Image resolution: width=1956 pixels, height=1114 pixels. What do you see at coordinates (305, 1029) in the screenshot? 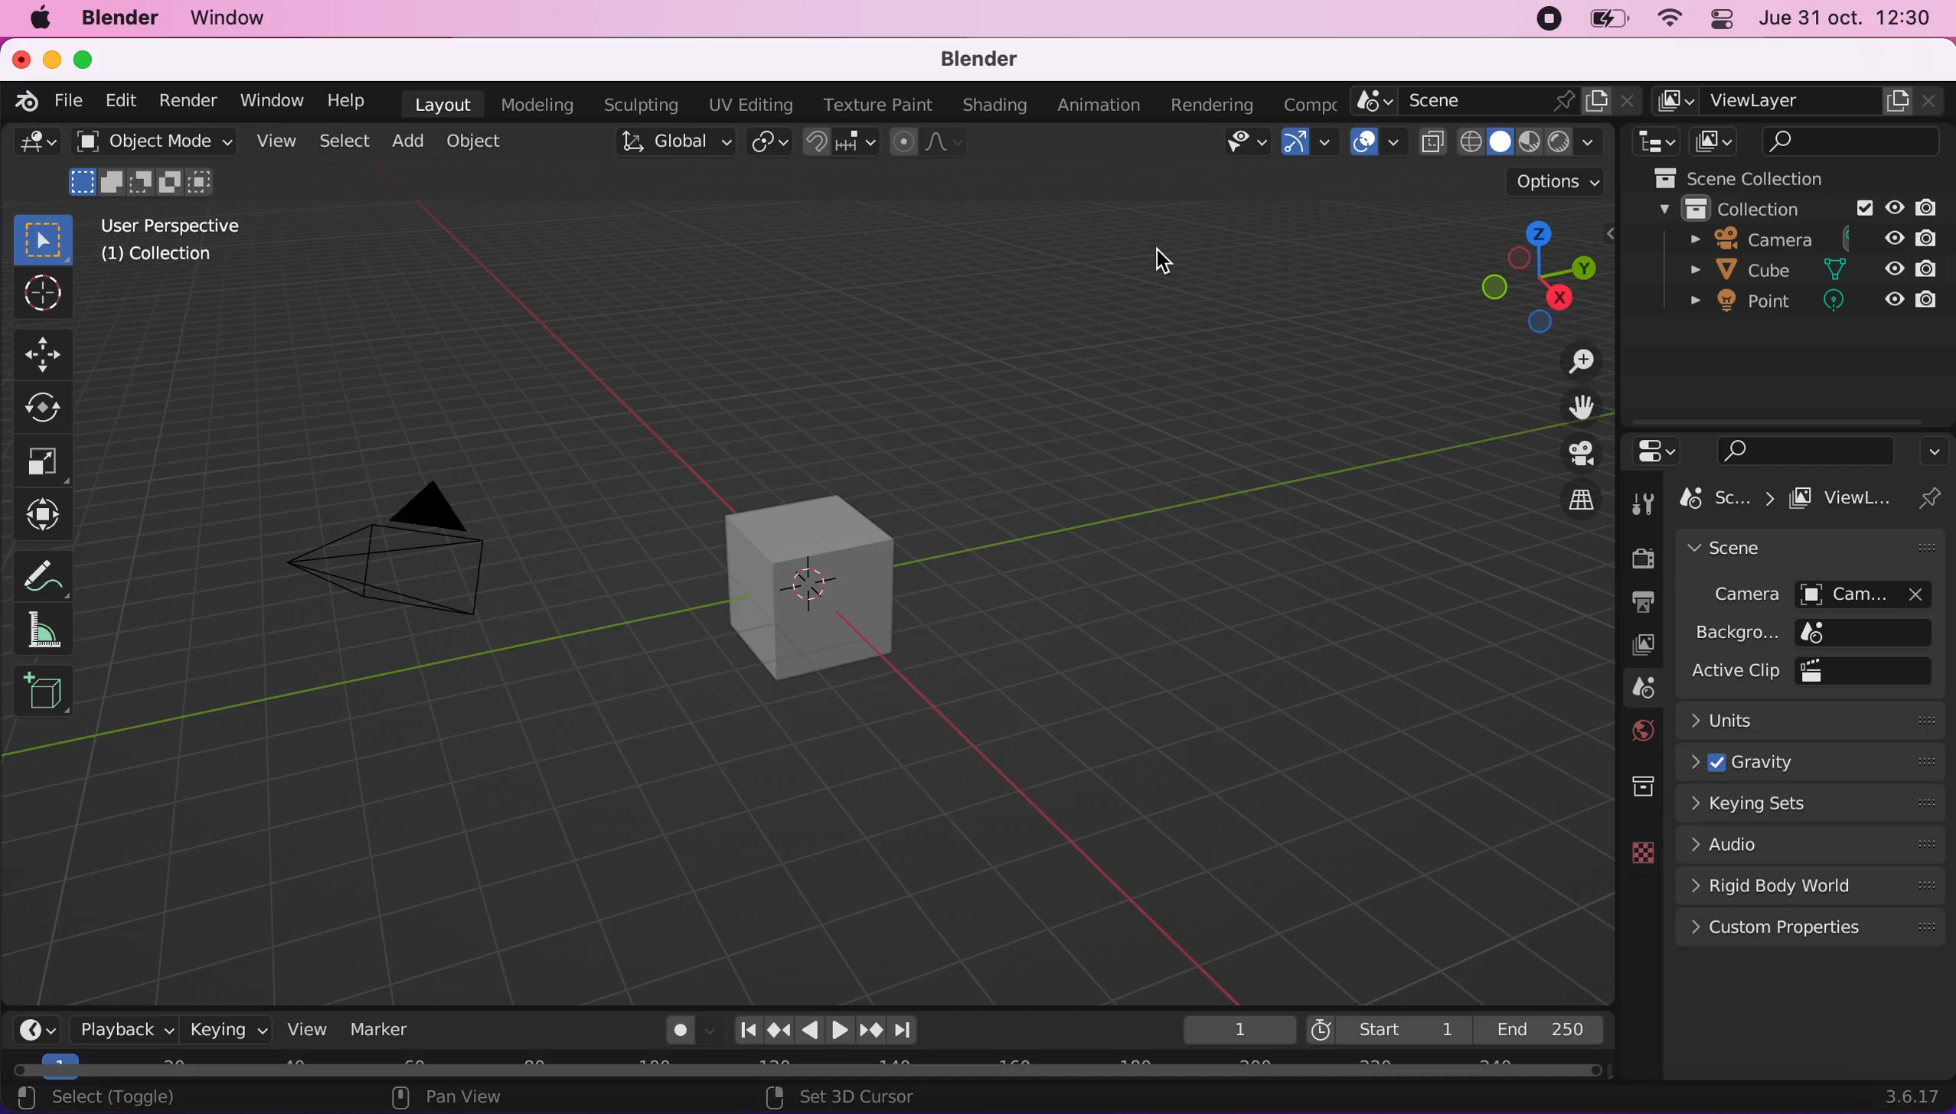
I see `view` at bounding box center [305, 1029].